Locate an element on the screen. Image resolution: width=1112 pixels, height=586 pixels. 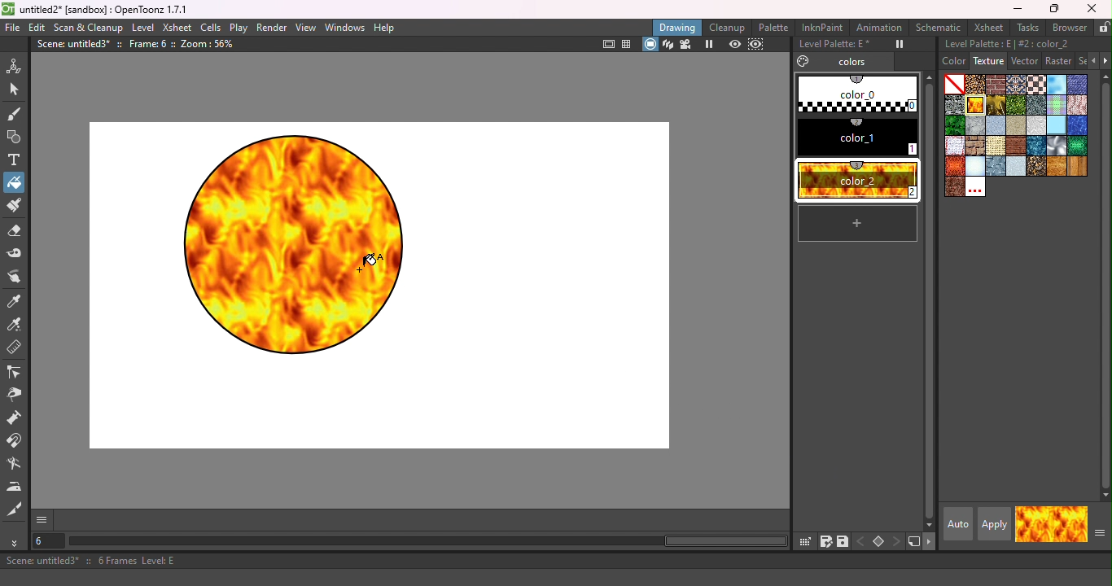
woodgran.bmp is located at coordinates (1057, 166).